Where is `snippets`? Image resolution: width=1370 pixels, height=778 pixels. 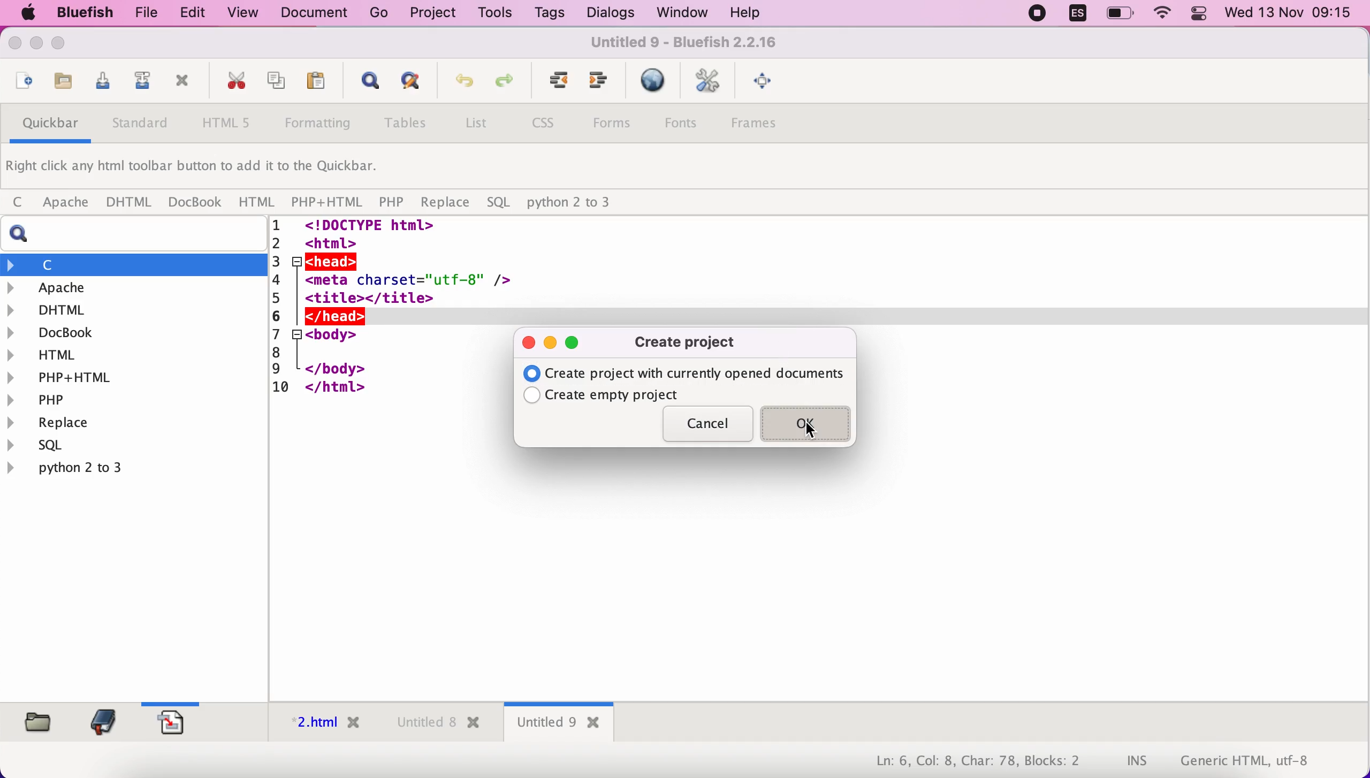 snippets is located at coordinates (177, 721).